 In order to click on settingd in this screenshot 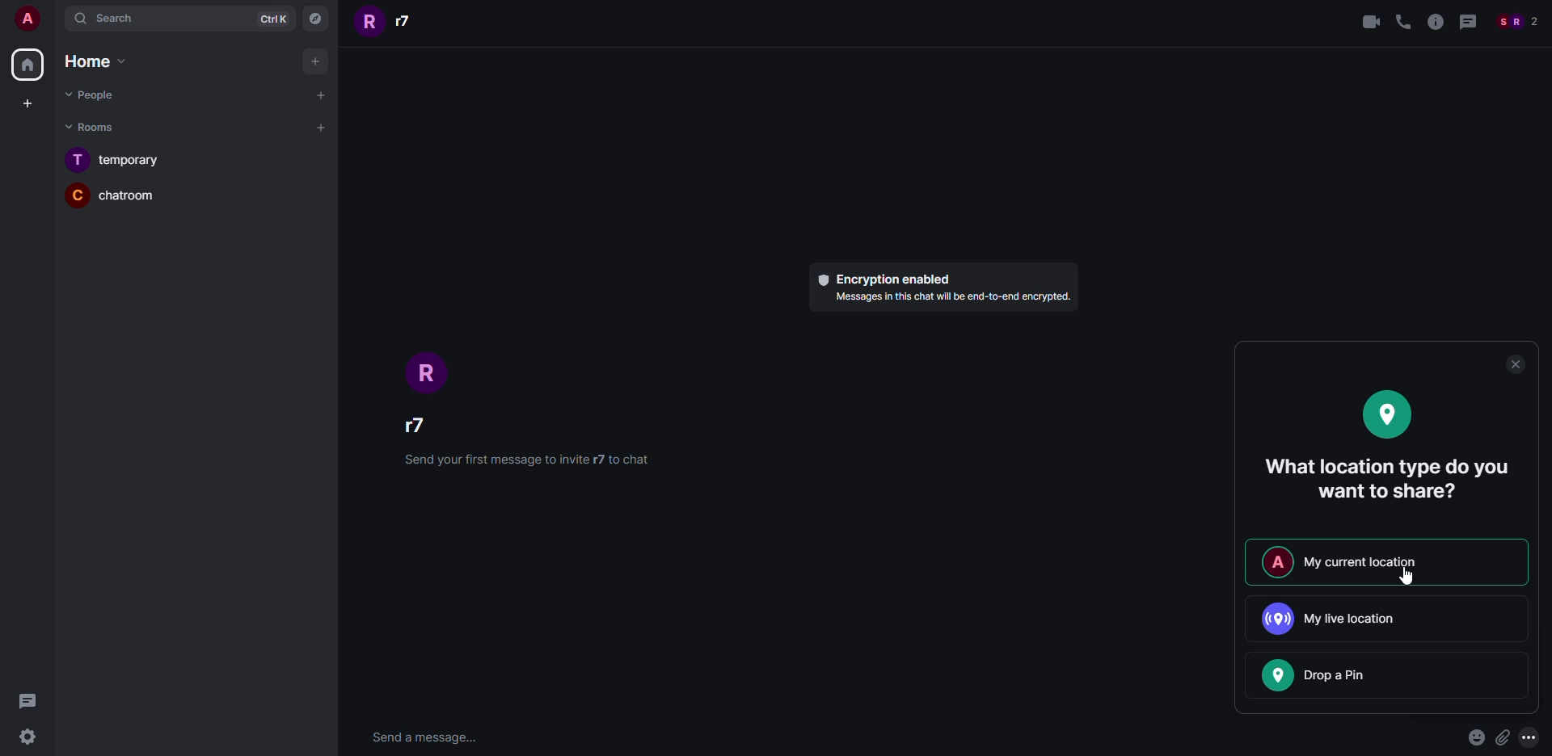, I will do `click(25, 739)`.